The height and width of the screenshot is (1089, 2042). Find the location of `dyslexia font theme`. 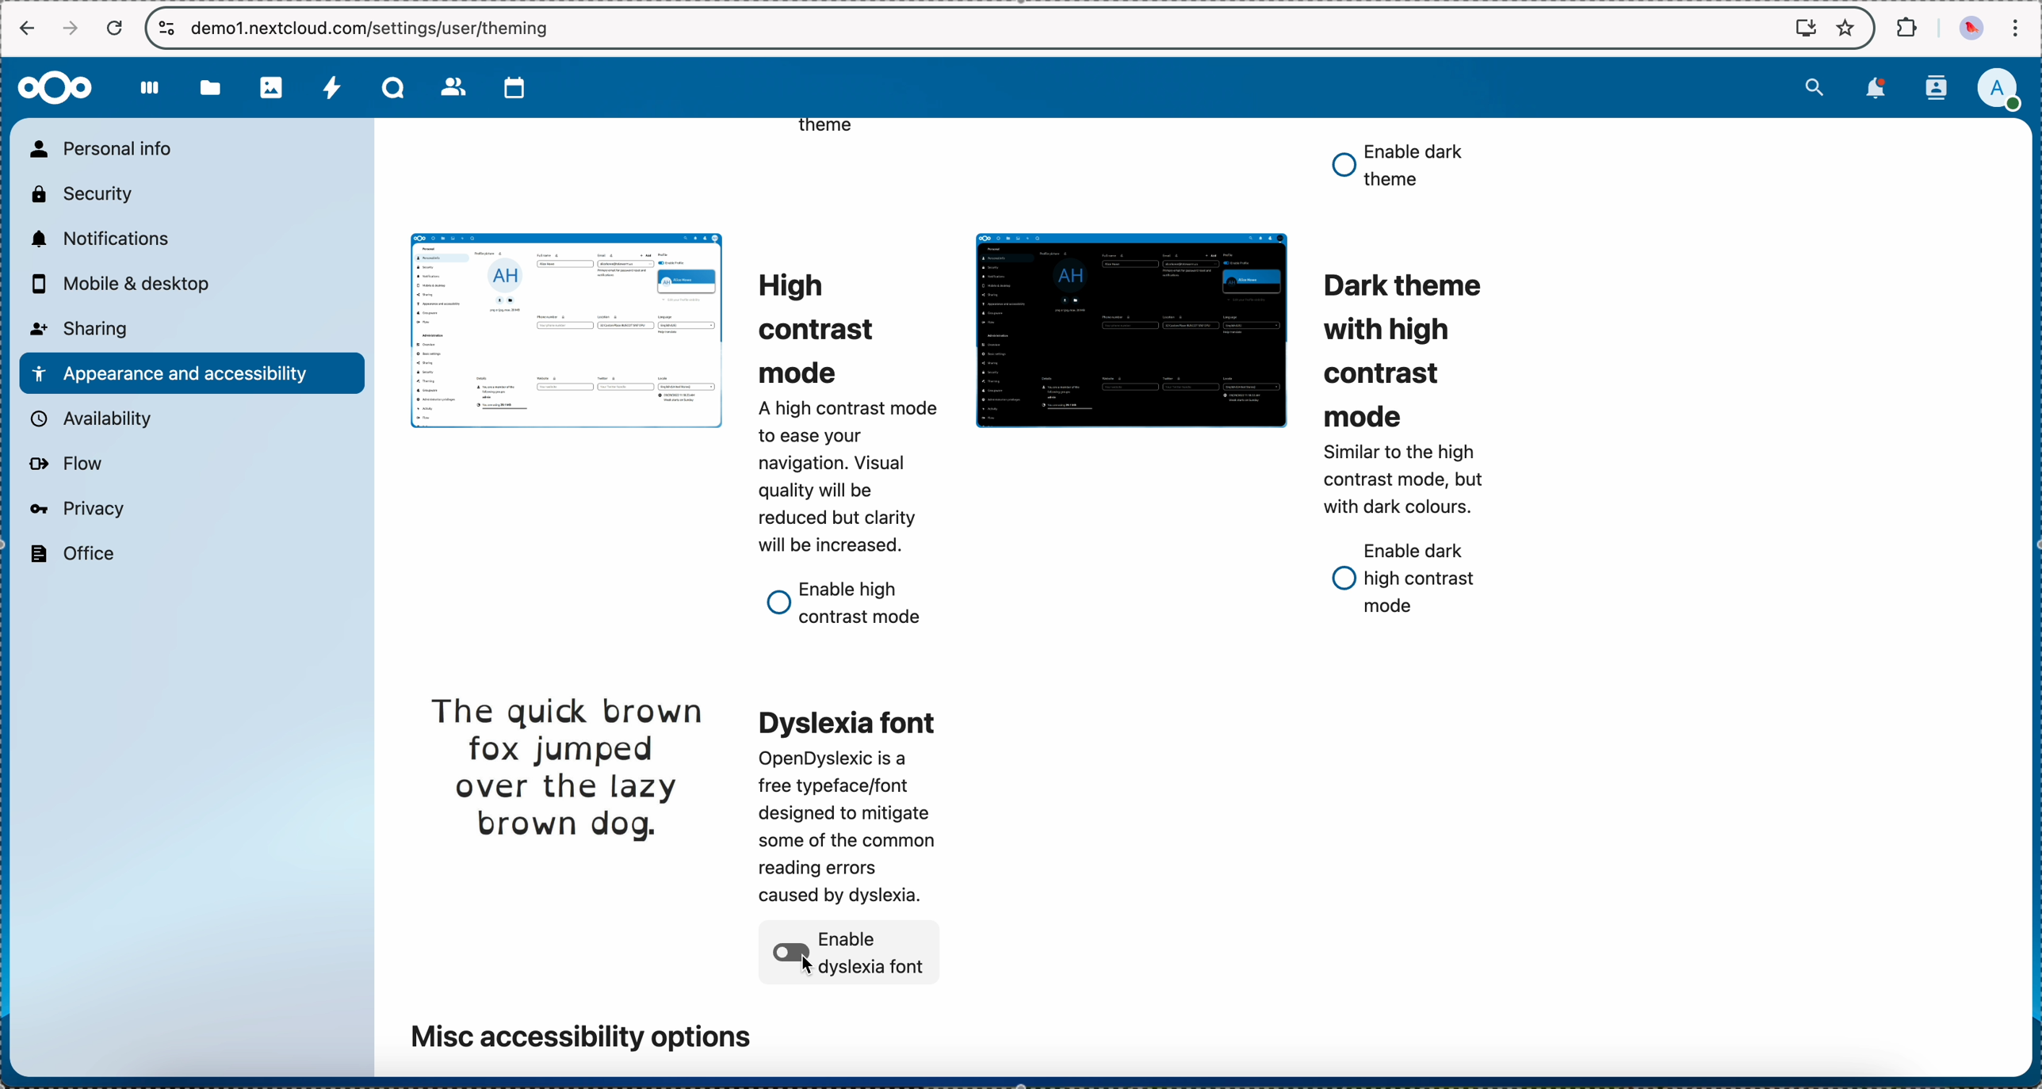

dyslexia font theme is located at coordinates (856, 803).